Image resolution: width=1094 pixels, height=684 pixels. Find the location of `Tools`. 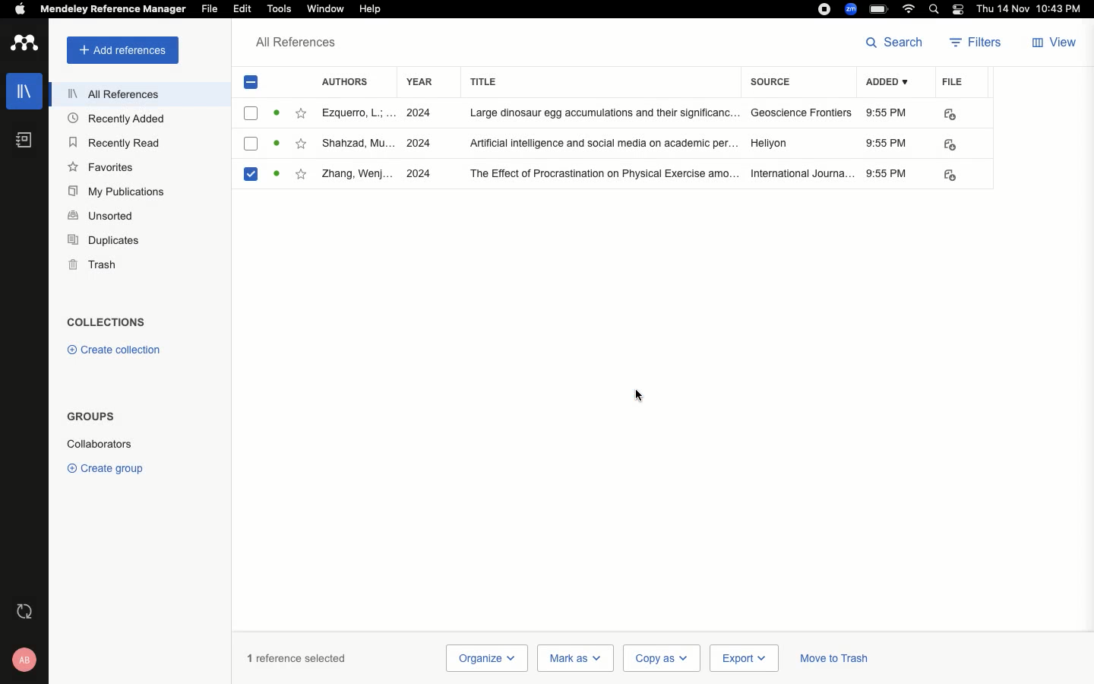

Tools is located at coordinates (277, 8).